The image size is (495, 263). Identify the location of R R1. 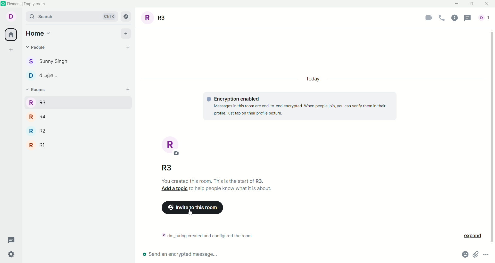
(37, 145).